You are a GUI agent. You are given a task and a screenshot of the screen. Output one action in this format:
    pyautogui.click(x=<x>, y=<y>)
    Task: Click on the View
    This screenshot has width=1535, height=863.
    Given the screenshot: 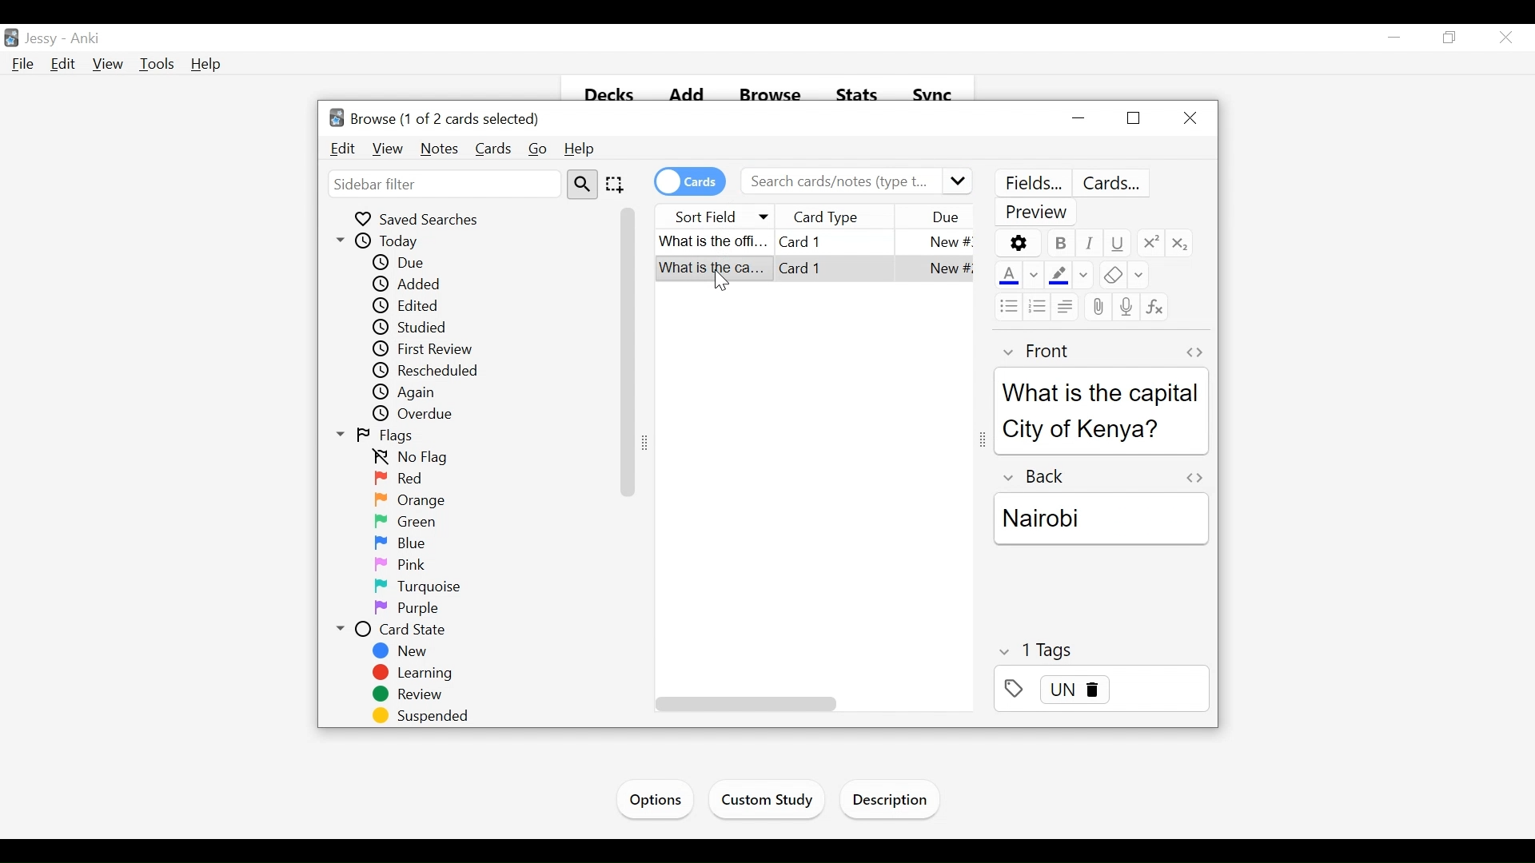 What is the action you would take?
    pyautogui.click(x=109, y=65)
    